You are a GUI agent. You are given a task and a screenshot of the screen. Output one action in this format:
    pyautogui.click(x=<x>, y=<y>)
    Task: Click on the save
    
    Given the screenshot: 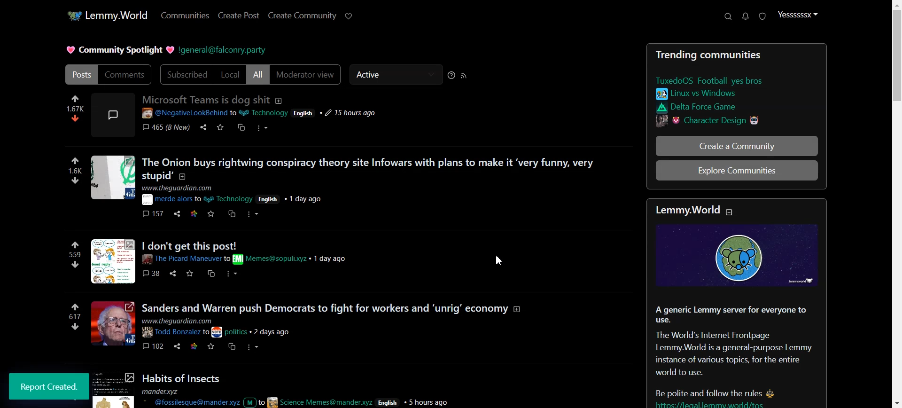 What is the action you would take?
    pyautogui.click(x=212, y=346)
    